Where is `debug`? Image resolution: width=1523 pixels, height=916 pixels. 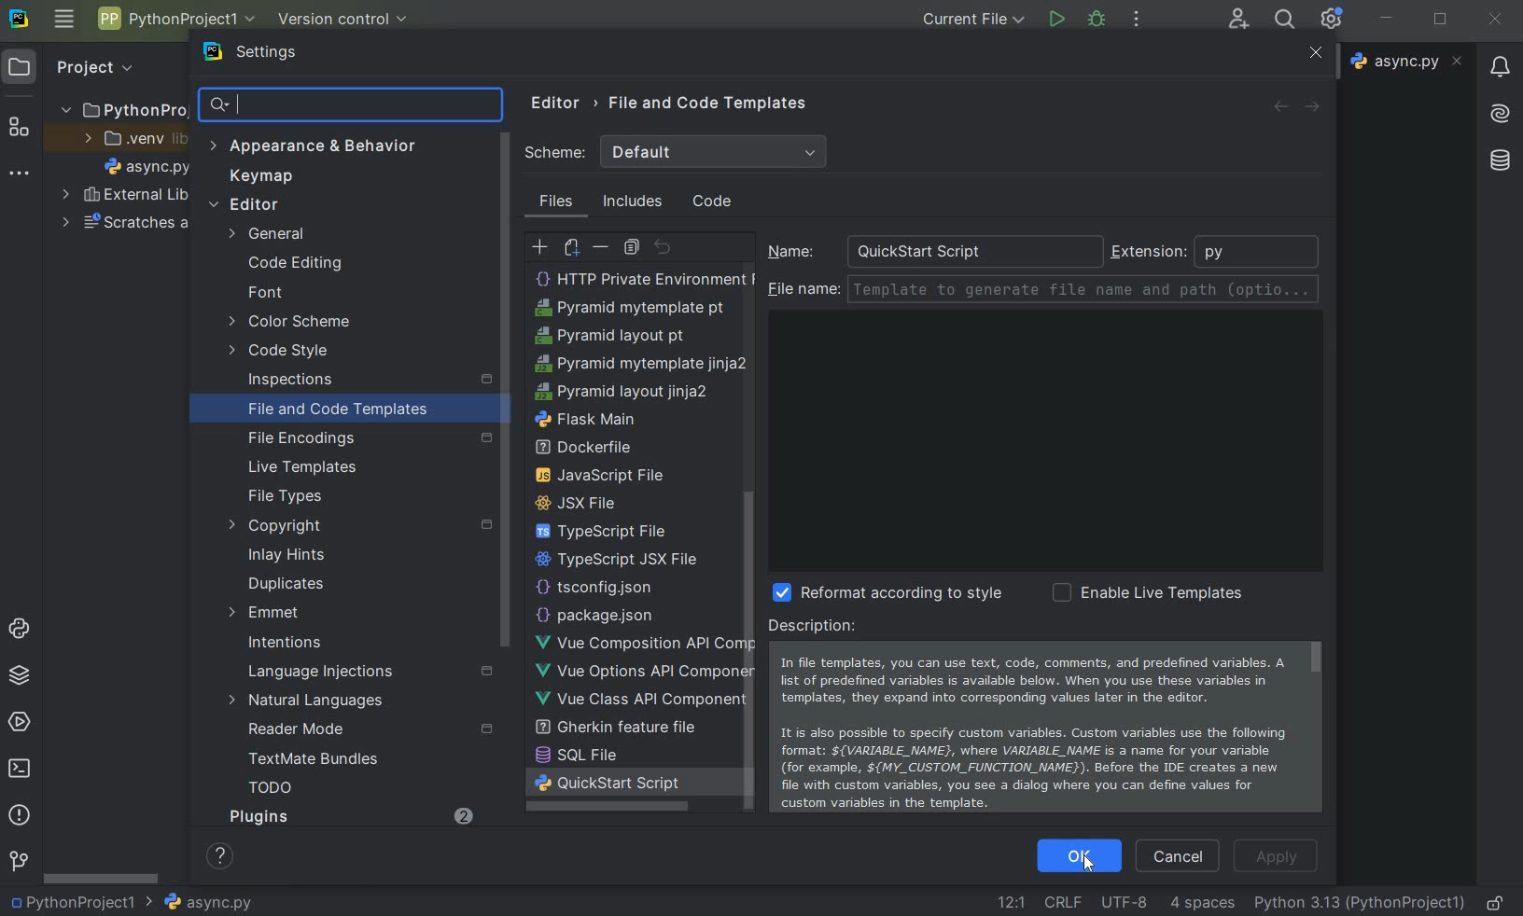
debug is located at coordinates (1096, 20).